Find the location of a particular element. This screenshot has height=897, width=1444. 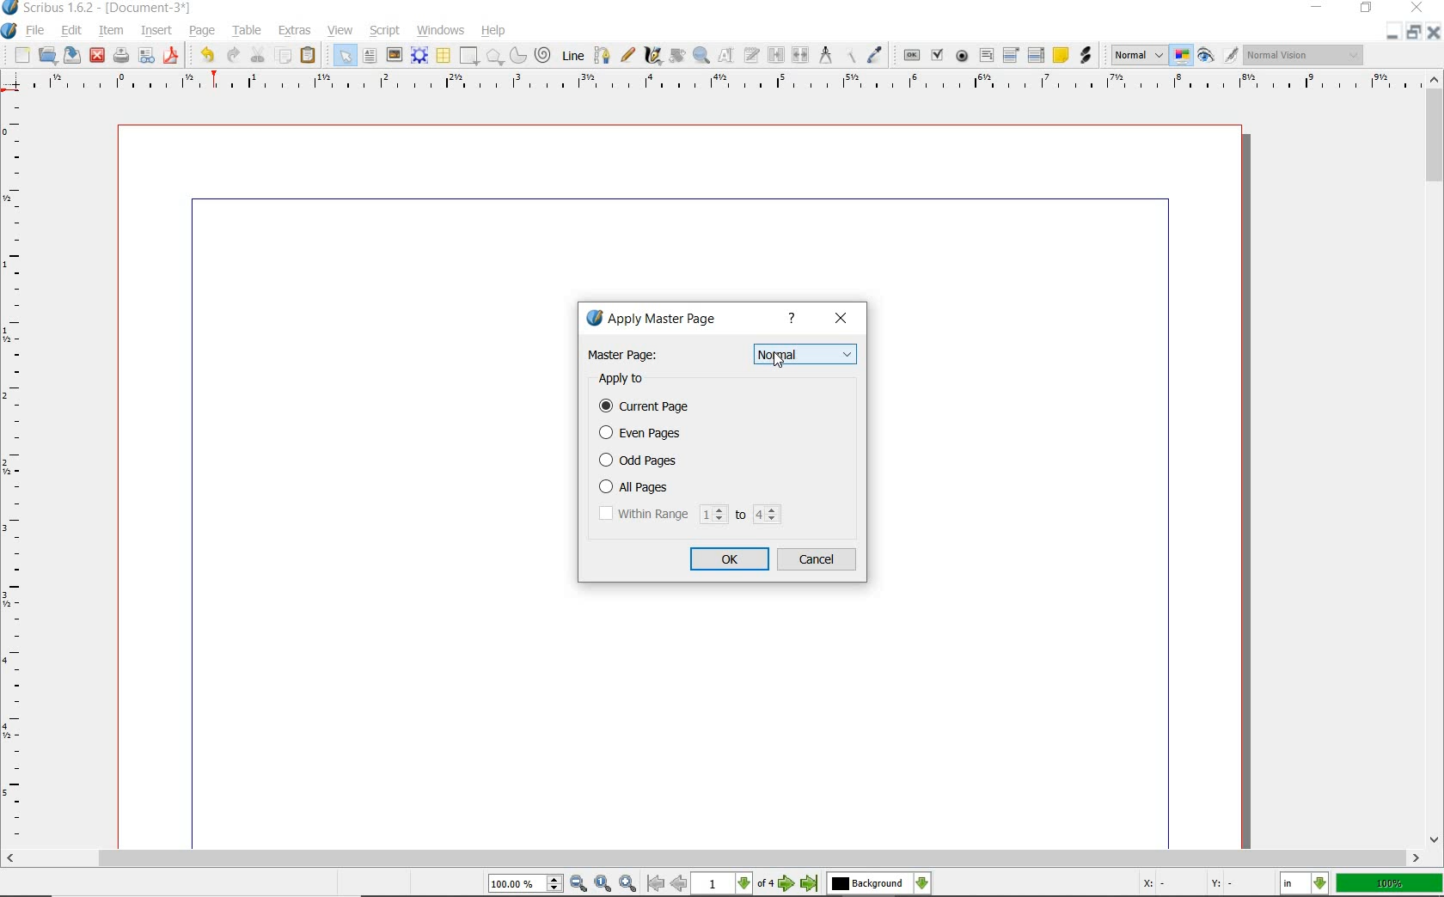

Last Page is located at coordinates (810, 886).